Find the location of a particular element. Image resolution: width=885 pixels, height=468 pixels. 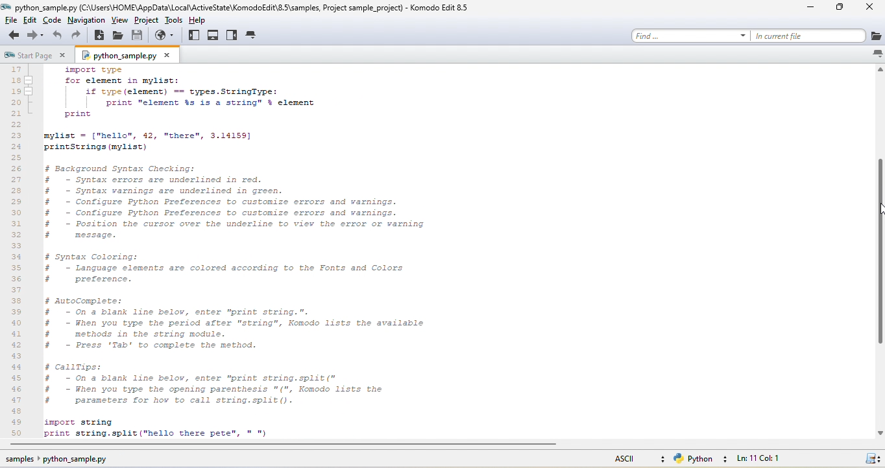

list all tabs is located at coordinates (877, 54).